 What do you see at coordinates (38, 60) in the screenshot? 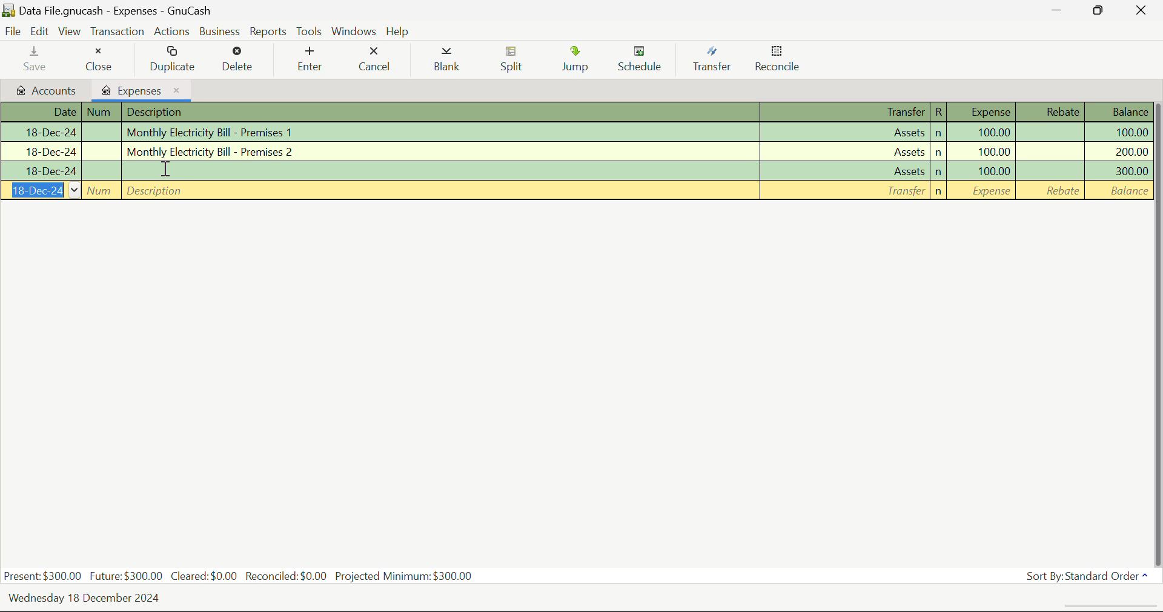
I see `Save` at bounding box center [38, 60].